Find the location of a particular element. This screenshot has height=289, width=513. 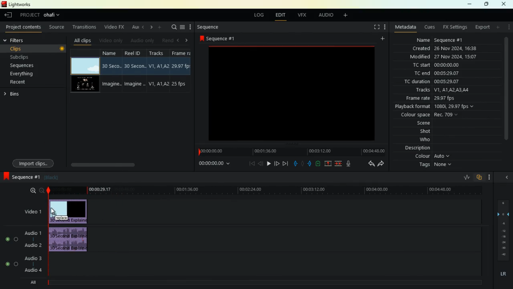

name is located at coordinates (112, 53).